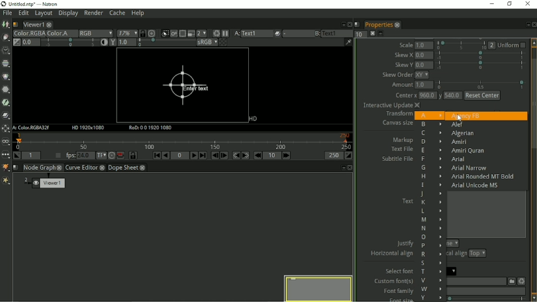  What do you see at coordinates (401, 86) in the screenshot?
I see `Amount` at bounding box center [401, 86].